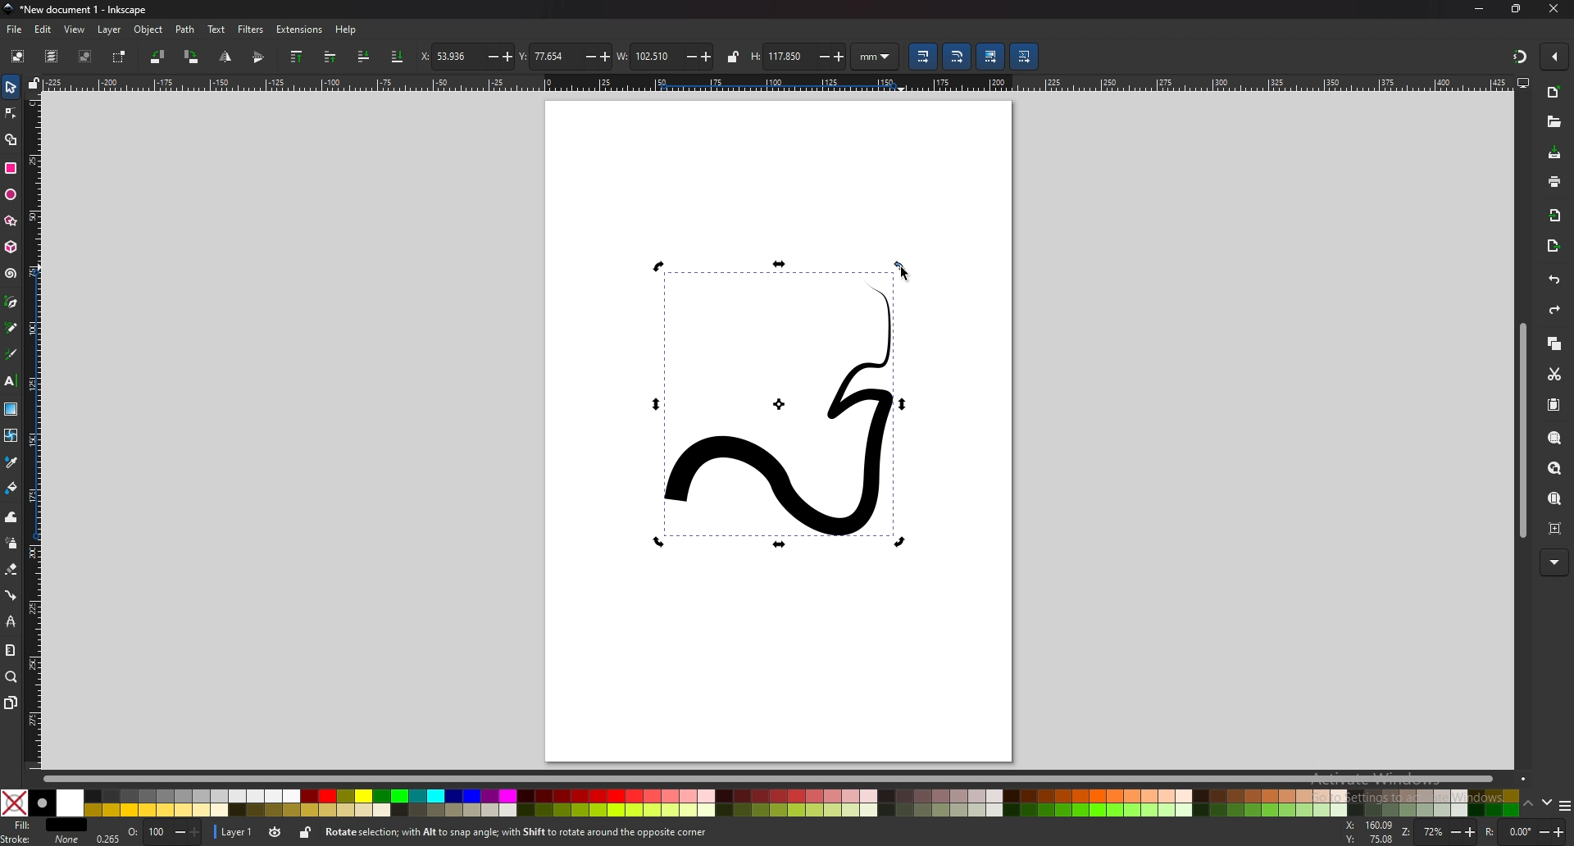  Describe the element at coordinates (157, 57) in the screenshot. I see `rotate 90 degree ccw` at that location.